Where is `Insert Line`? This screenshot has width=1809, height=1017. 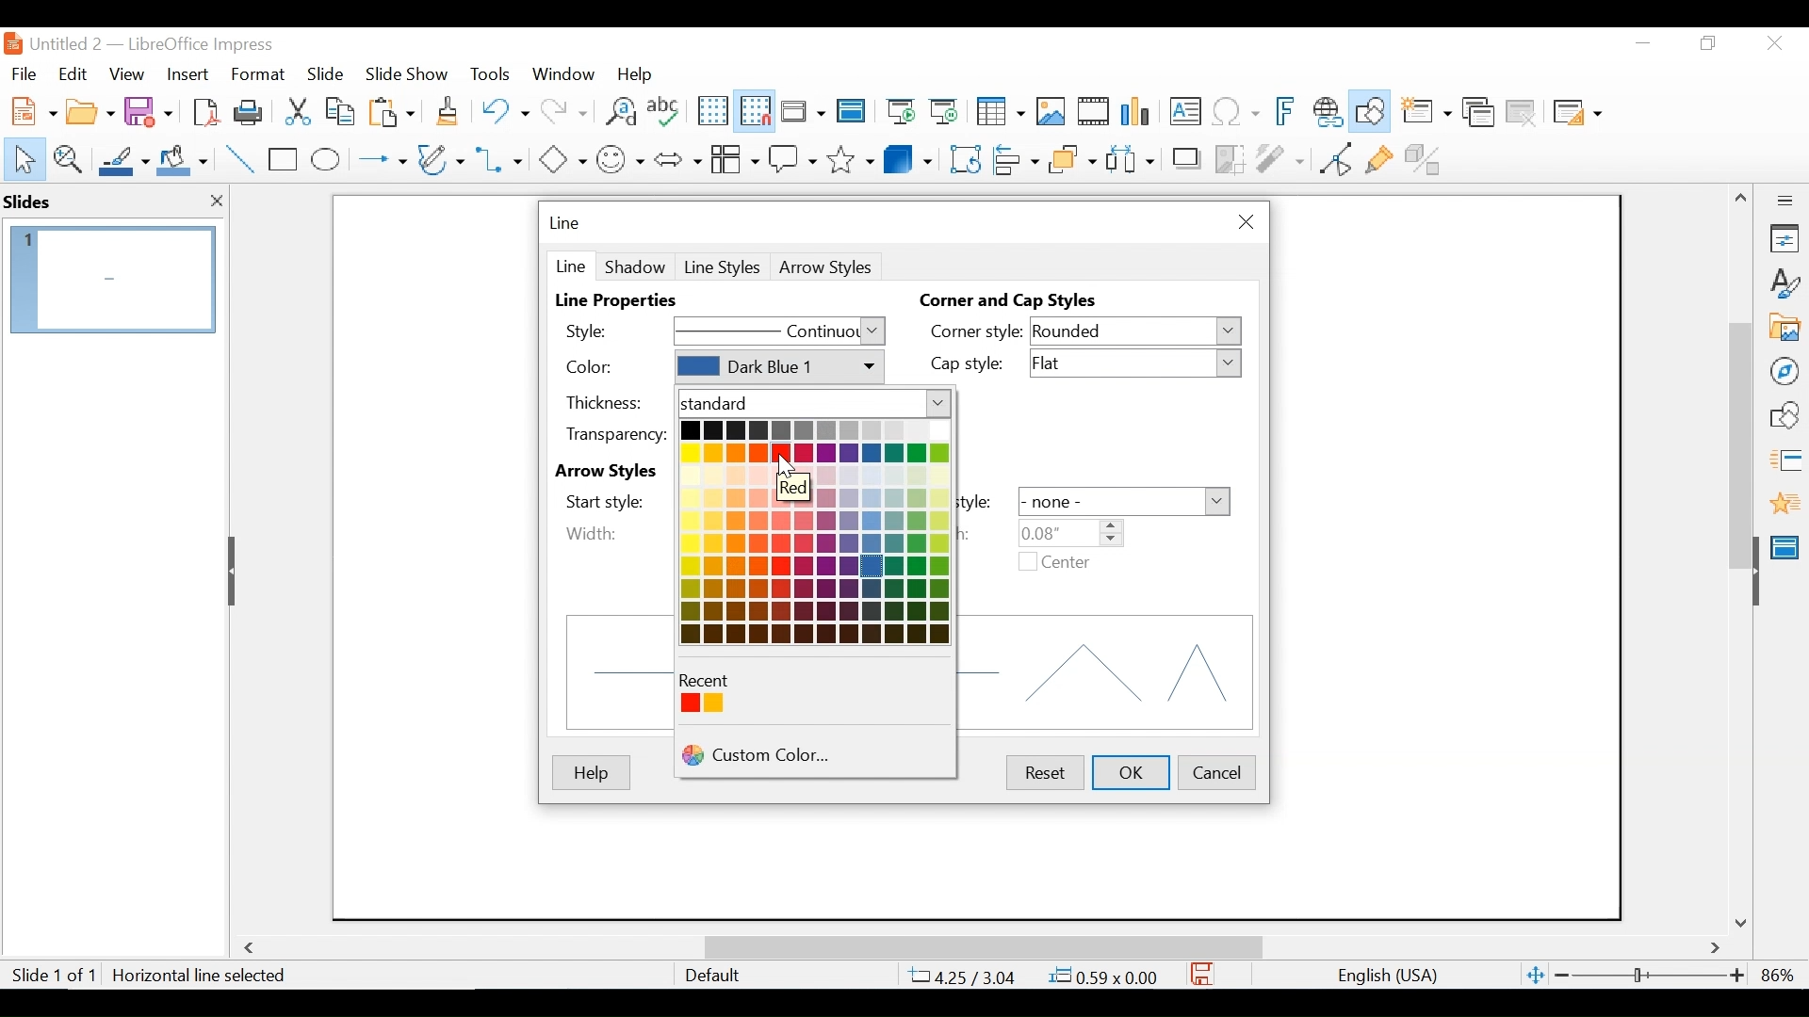
Insert Line is located at coordinates (241, 160).